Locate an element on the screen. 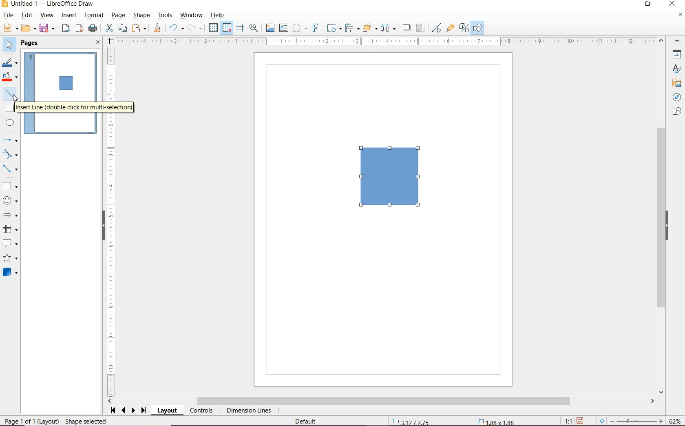 Image resolution: width=685 pixels, height=426 pixels. WINDOW is located at coordinates (192, 16).